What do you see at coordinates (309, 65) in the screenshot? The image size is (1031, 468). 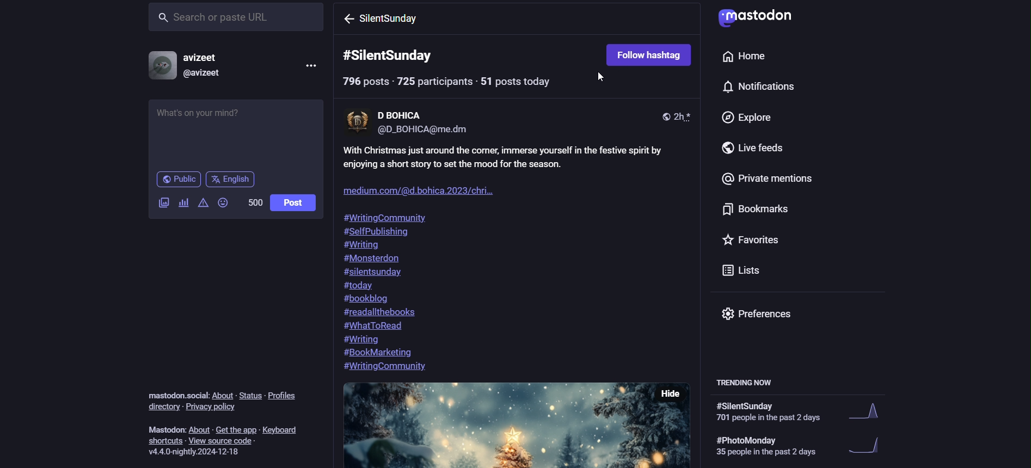 I see `menu` at bounding box center [309, 65].